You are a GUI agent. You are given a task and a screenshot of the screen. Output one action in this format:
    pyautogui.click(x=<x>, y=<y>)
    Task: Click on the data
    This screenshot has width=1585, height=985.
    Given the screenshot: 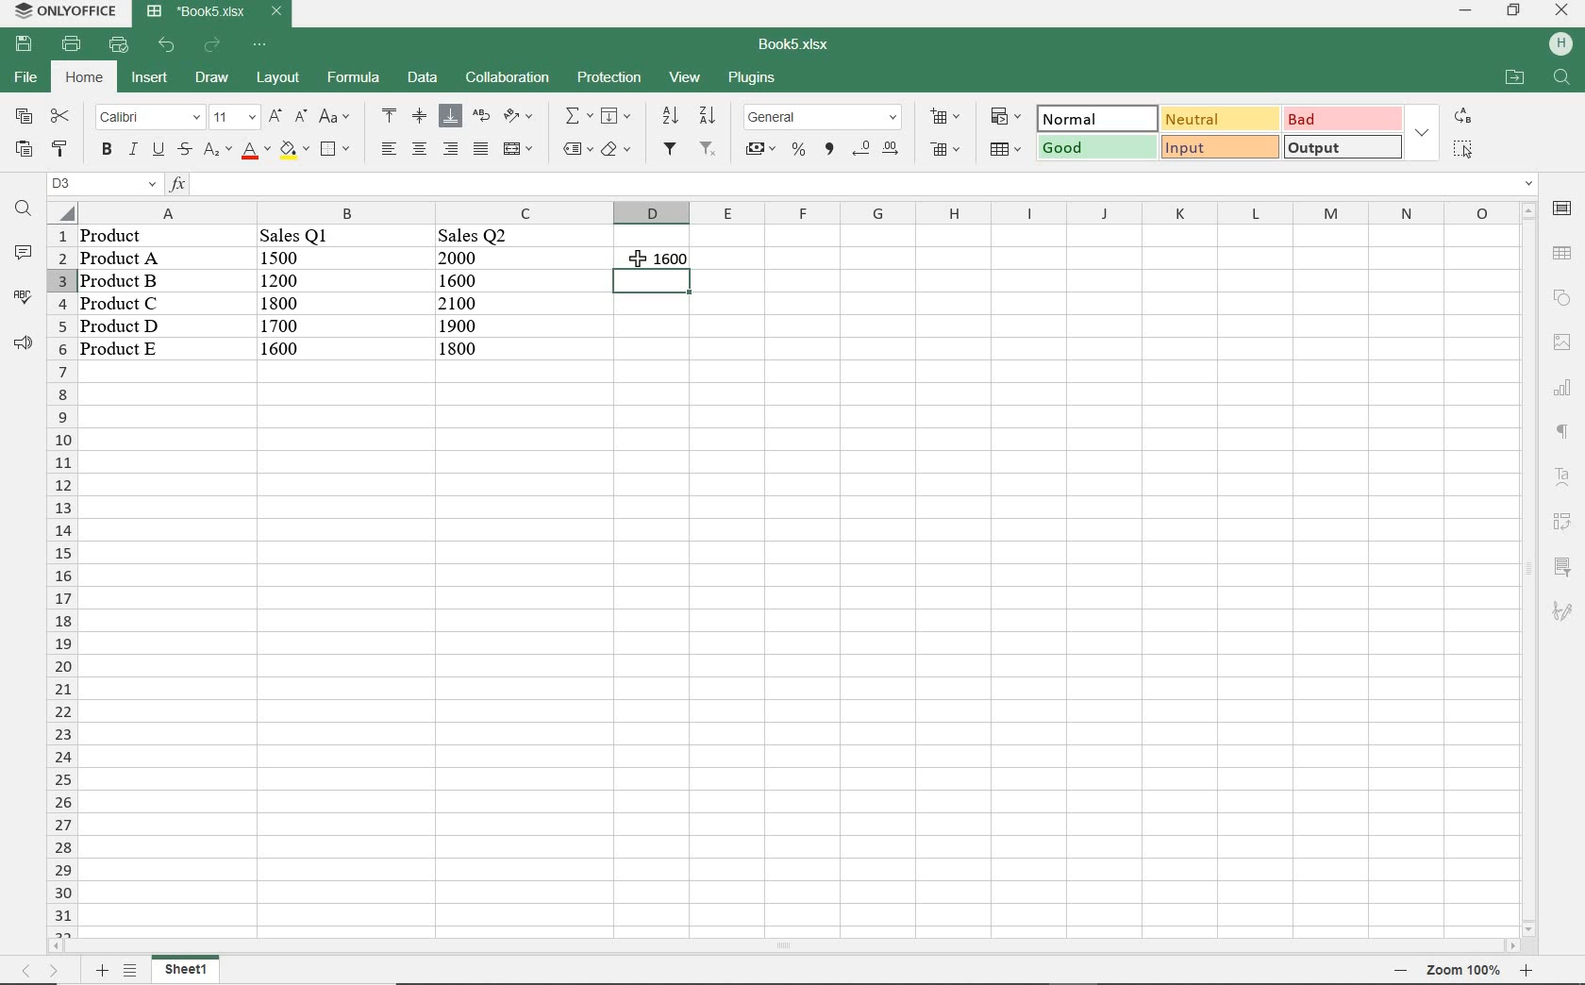 What is the action you would take?
    pyautogui.click(x=304, y=303)
    